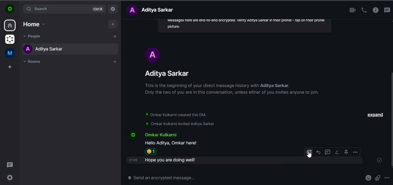 The image size is (393, 185). What do you see at coordinates (152, 10) in the screenshot?
I see `text` at bounding box center [152, 10].